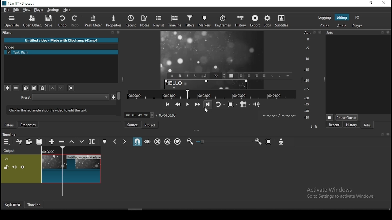  Describe the element at coordinates (29, 141) in the screenshot. I see `copy` at that location.